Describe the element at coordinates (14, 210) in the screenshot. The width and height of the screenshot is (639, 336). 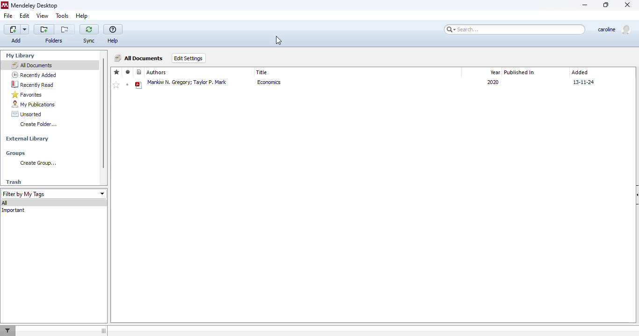
I see `important` at that location.